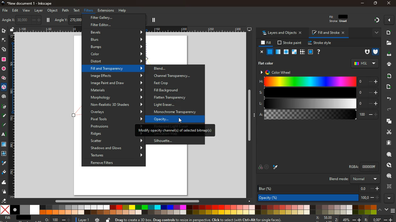 The width and height of the screenshot is (396, 222). Describe the element at coordinates (117, 61) in the screenshot. I see `distort` at that location.